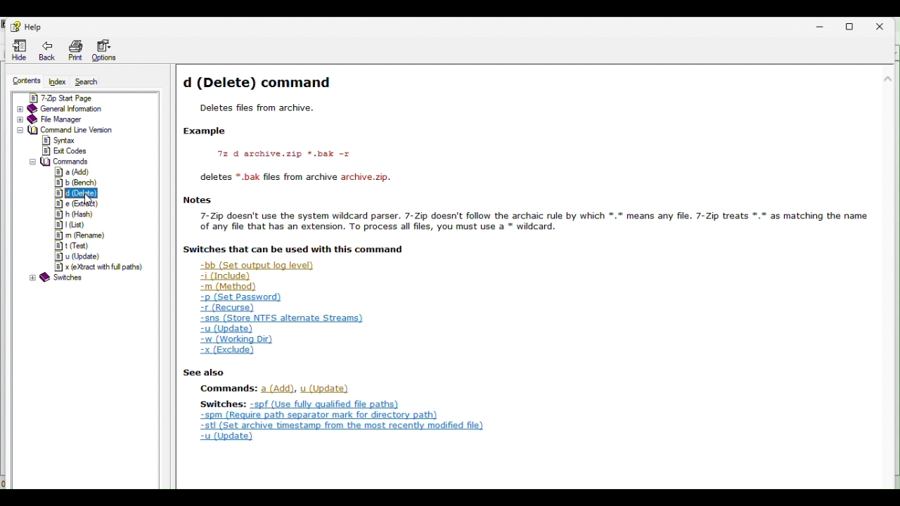  Describe the element at coordinates (61, 141) in the screenshot. I see `syntax` at that location.